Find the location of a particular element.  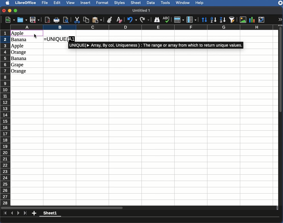

Orange is located at coordinates (19, 71).